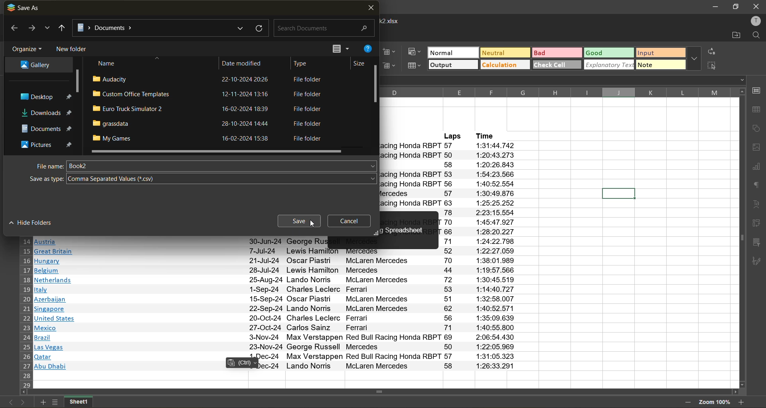 The width and height of the screenshot is (766, 408). I want to click on cancel, so click(353, 221).